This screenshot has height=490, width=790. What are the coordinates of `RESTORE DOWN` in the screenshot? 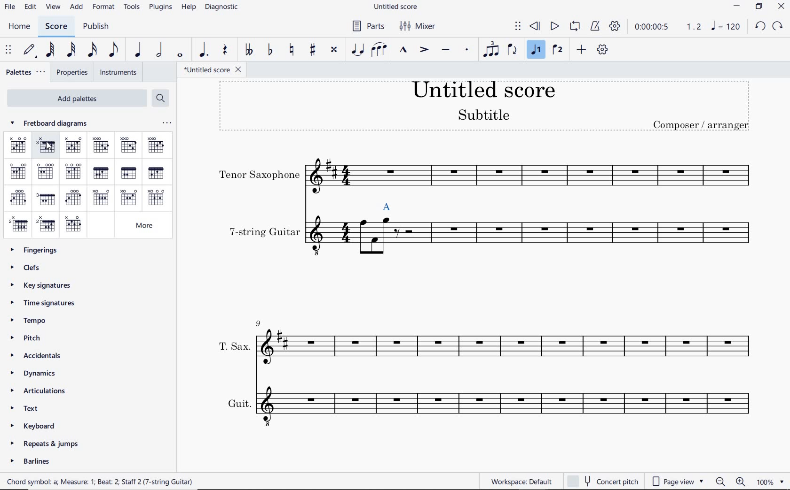 It's located at (758, 8).